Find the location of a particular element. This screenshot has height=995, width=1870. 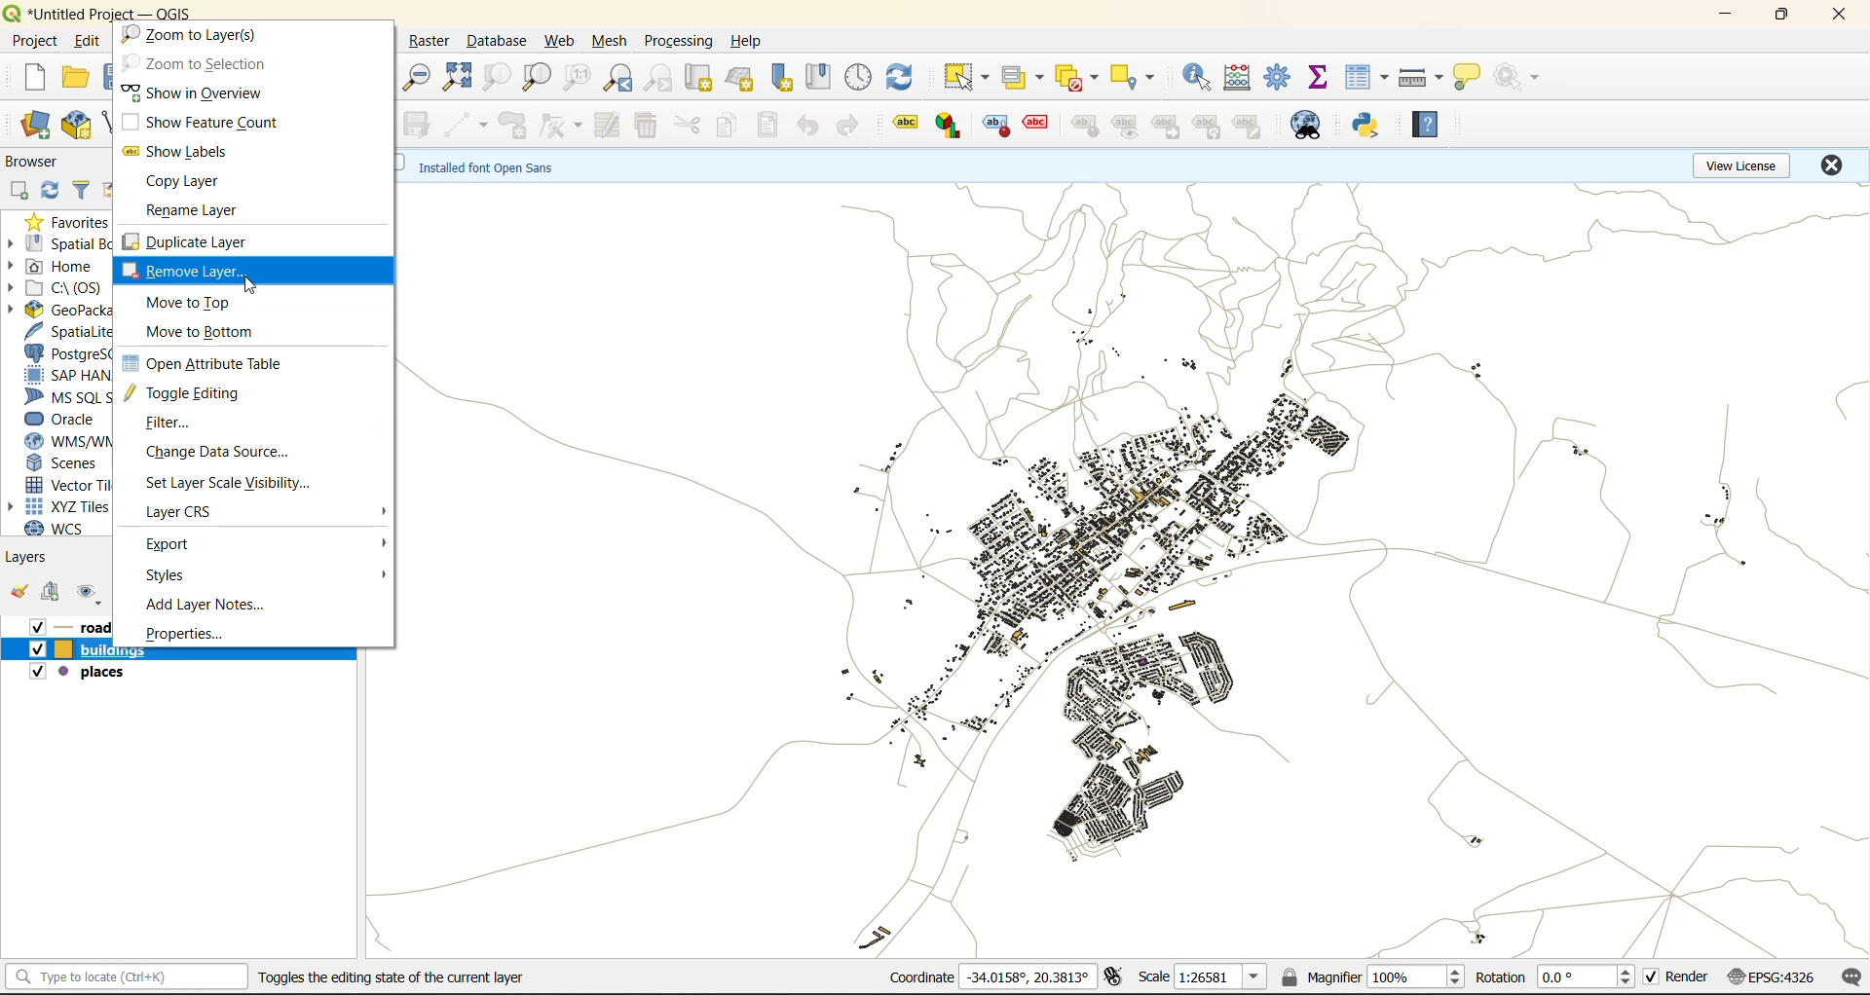

open datasource manager is located at coordinates (35, 127).